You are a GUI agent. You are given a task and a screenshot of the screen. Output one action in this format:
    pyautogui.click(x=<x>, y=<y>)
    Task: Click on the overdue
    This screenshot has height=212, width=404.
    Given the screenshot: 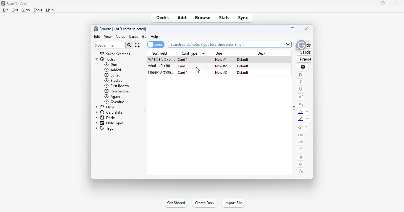 What is the action you would take?
    pyautogui.click(x=115, y=102)
    